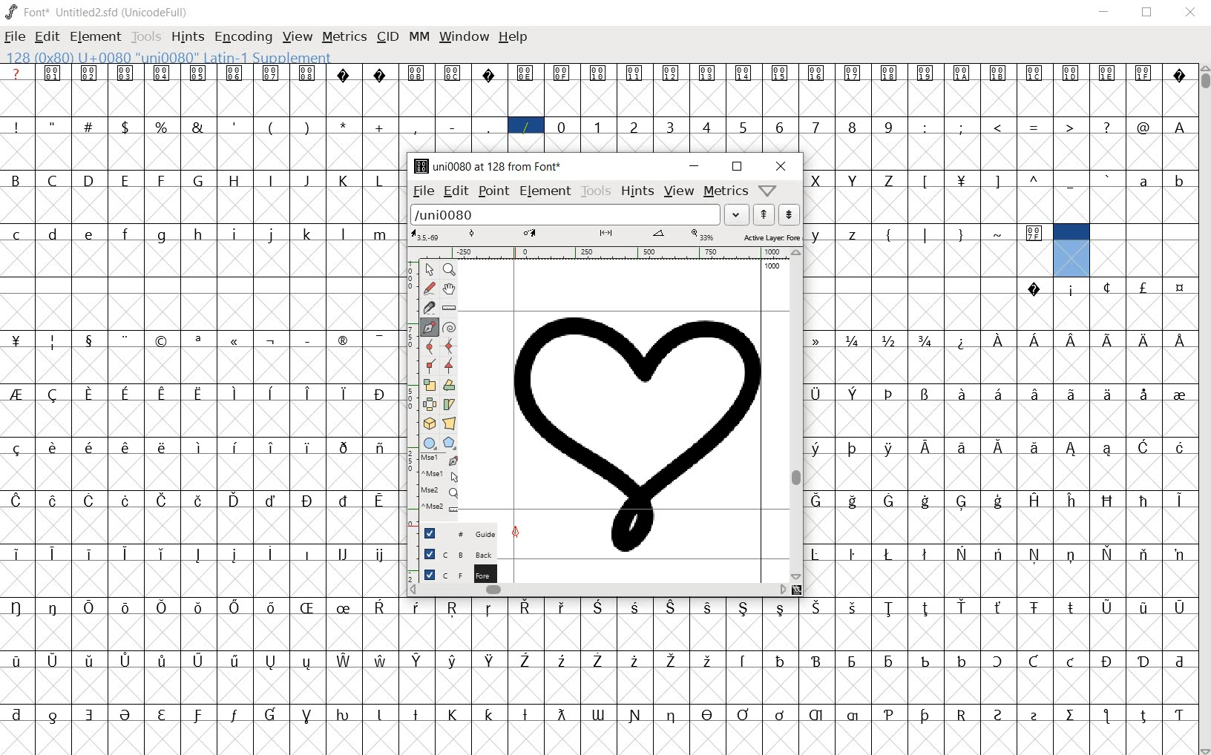 The height and width of the screenshot is (755, 1211). I want to click on glyph, so click(380, 128).